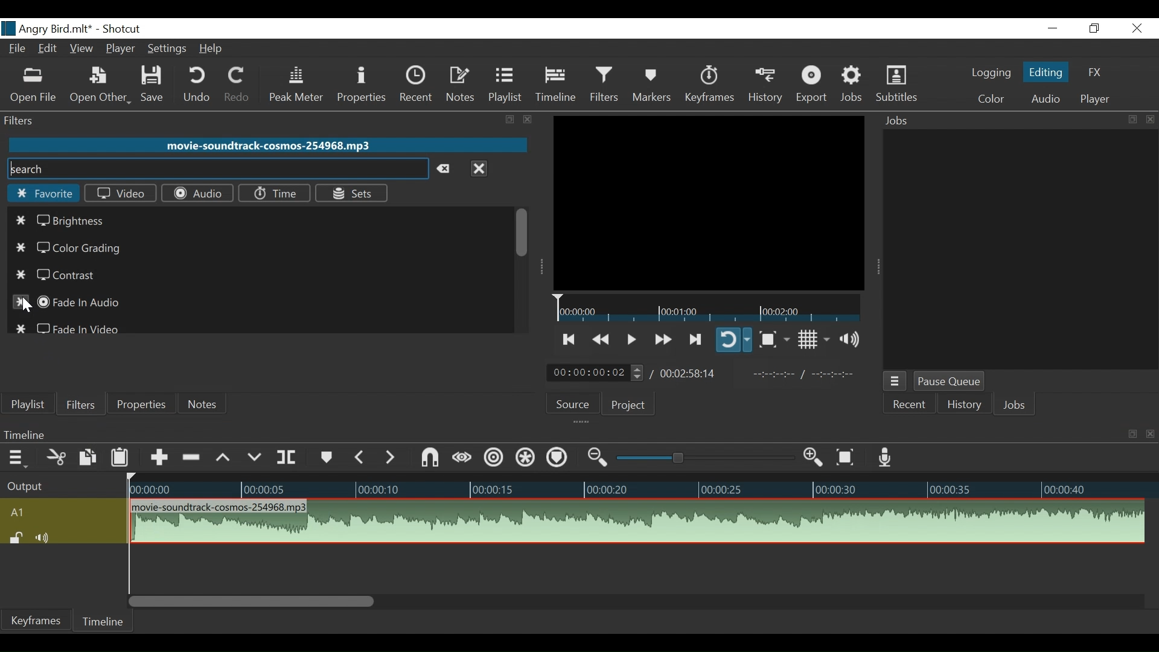  I want to click on Cut, so click(54, 456).